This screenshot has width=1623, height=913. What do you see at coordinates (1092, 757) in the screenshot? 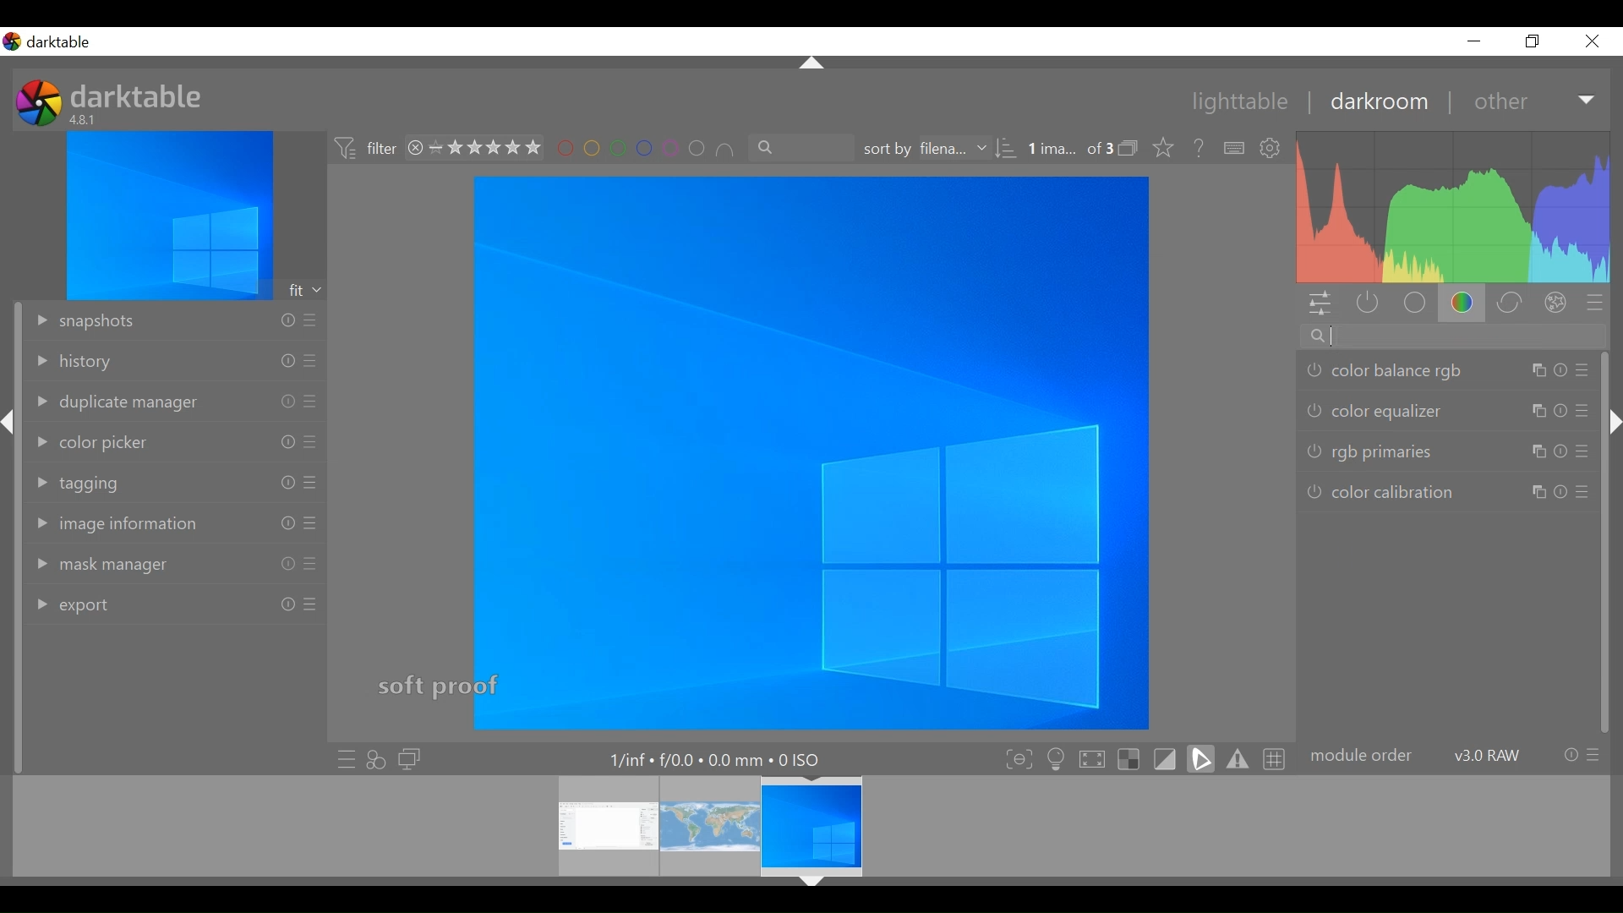
I see `toggle high quality processing` at bounding box center [1092, 757].